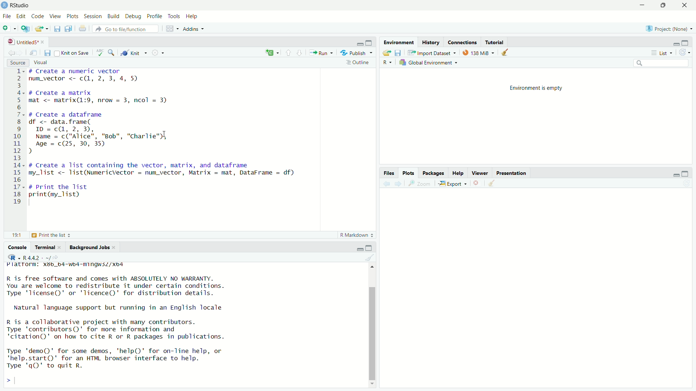 This screenshot has height=391, width=696. Describe the element at coordinates (675, 43) in the screenshot. I see `minimise` at that location.